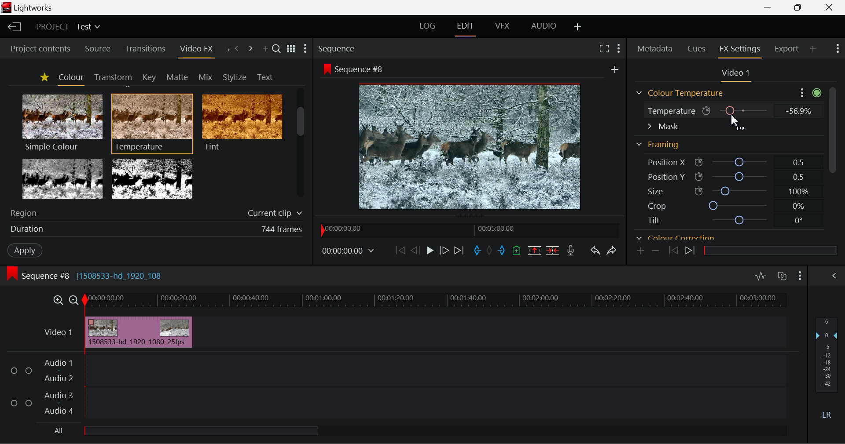  What do you see at coordinates (241, 122) in the screenshot?
I see `Tint` at bounding box center [241, 122].